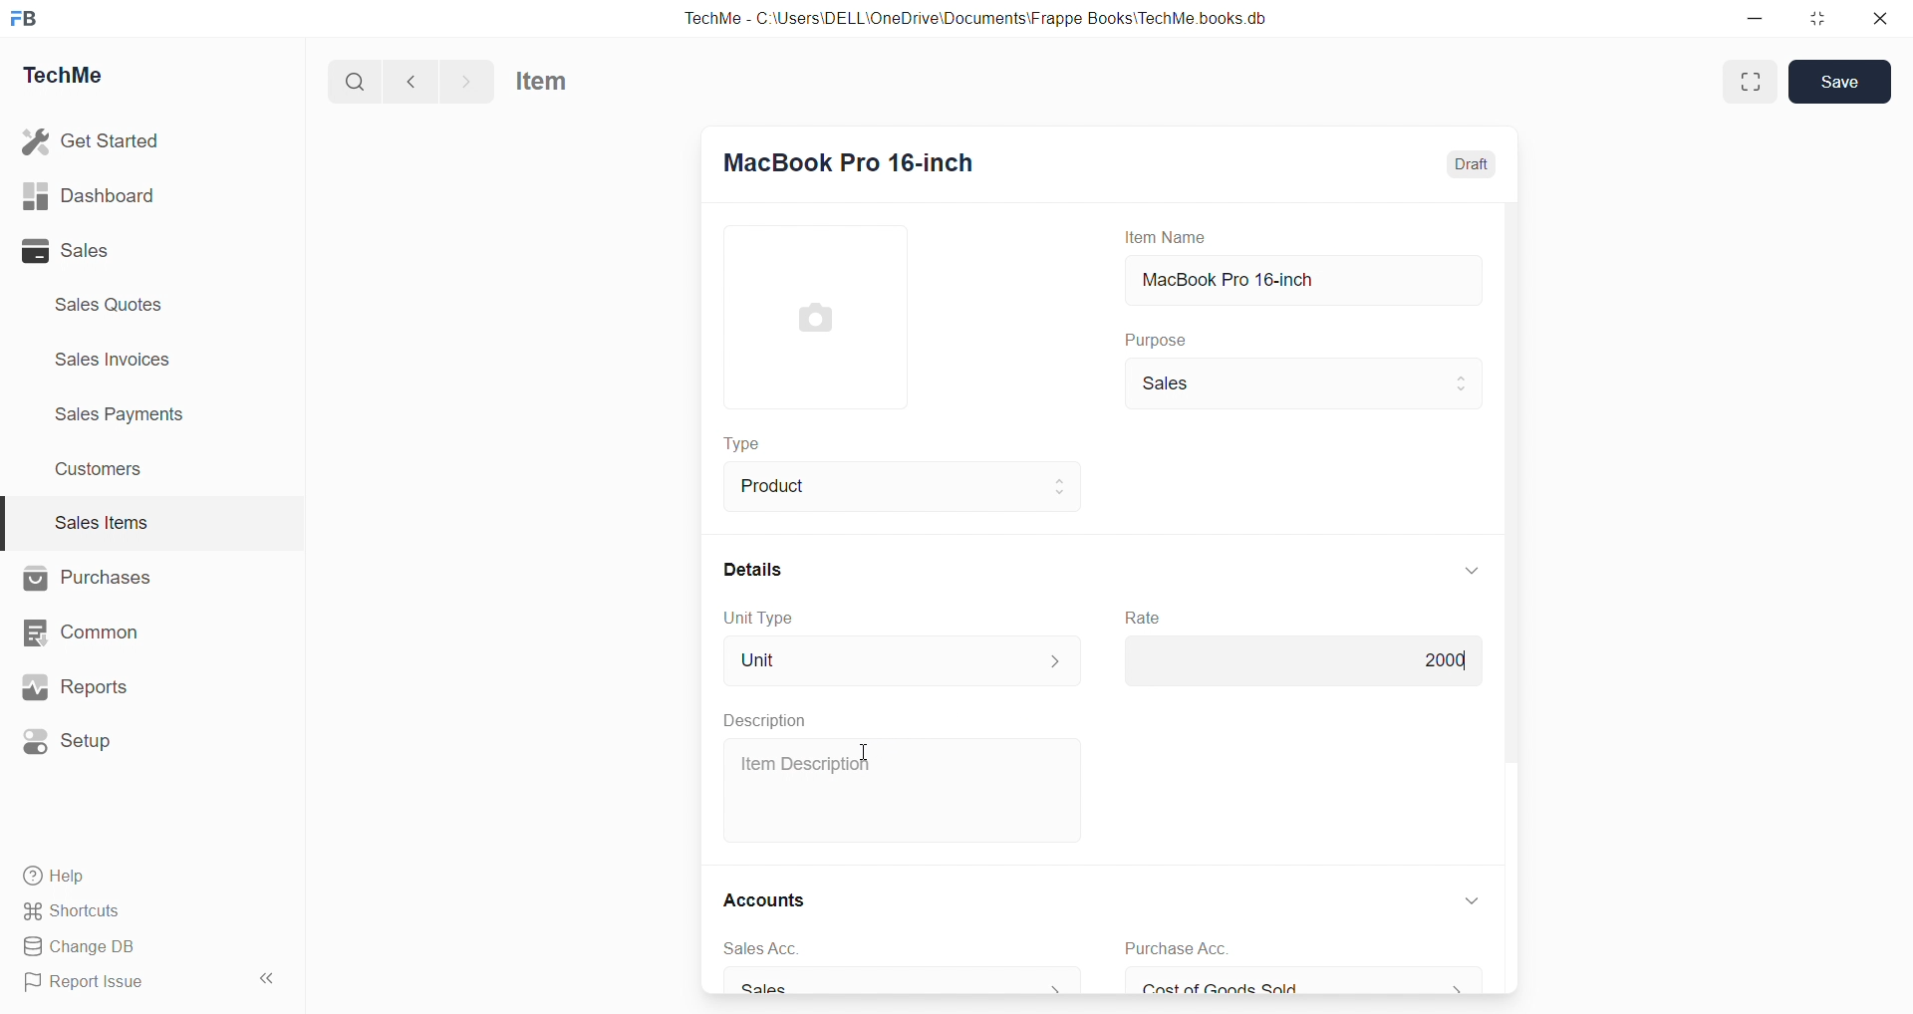 The image size is (1913, 1014). What do you see at coordinates (759, 949) in the screenshot?
I see `sales Acc` at bounding box center [759, 949].